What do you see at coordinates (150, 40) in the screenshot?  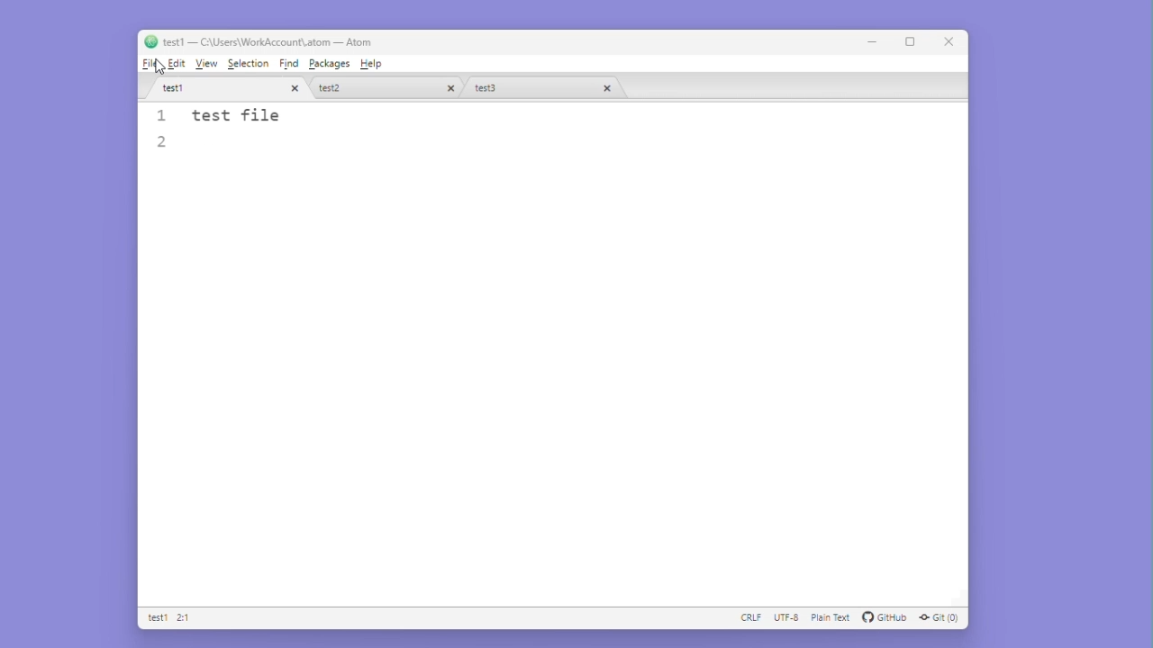 I see `atom logo` at bounding box center [150, 40].